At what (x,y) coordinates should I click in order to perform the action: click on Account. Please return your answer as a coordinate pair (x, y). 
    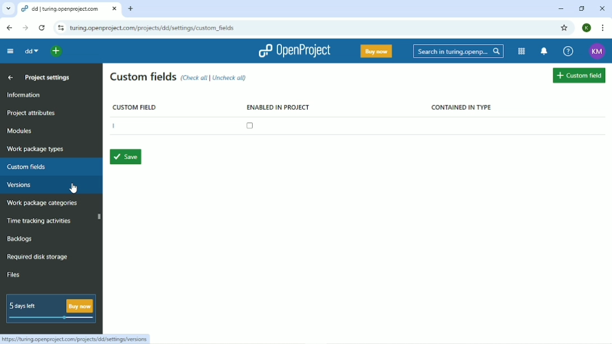
    Looking at the image, I should click on (597, 52).